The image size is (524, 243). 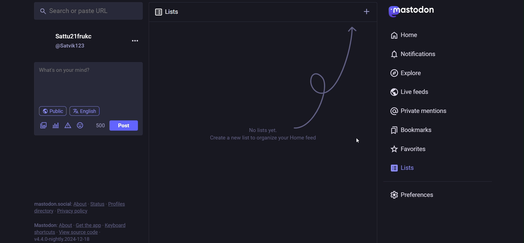 I want to click on public, so click(x=50, y=111).